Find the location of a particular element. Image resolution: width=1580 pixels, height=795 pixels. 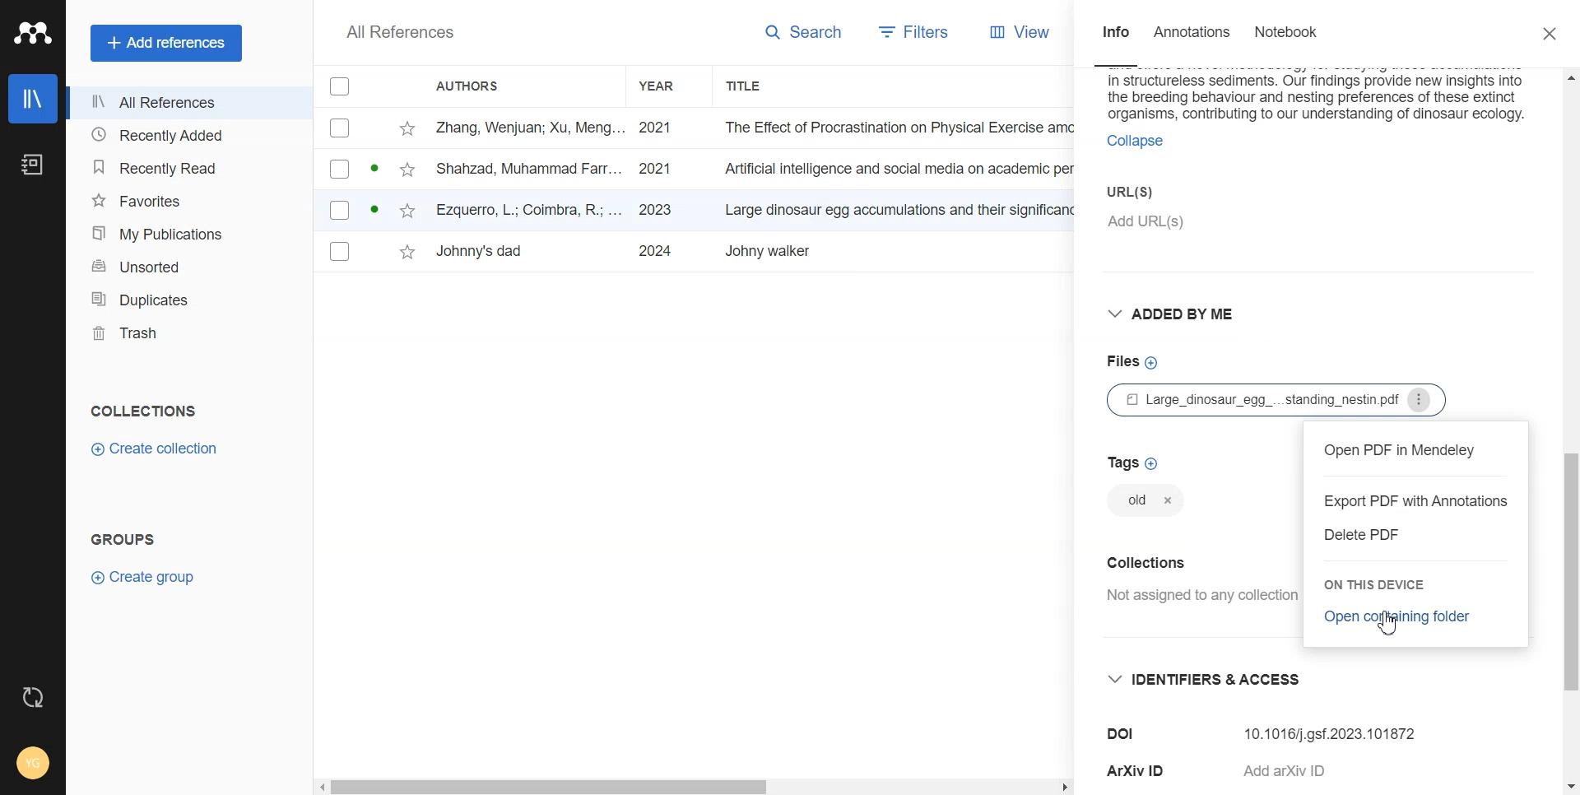

unread is located at coordinates (373, 208).